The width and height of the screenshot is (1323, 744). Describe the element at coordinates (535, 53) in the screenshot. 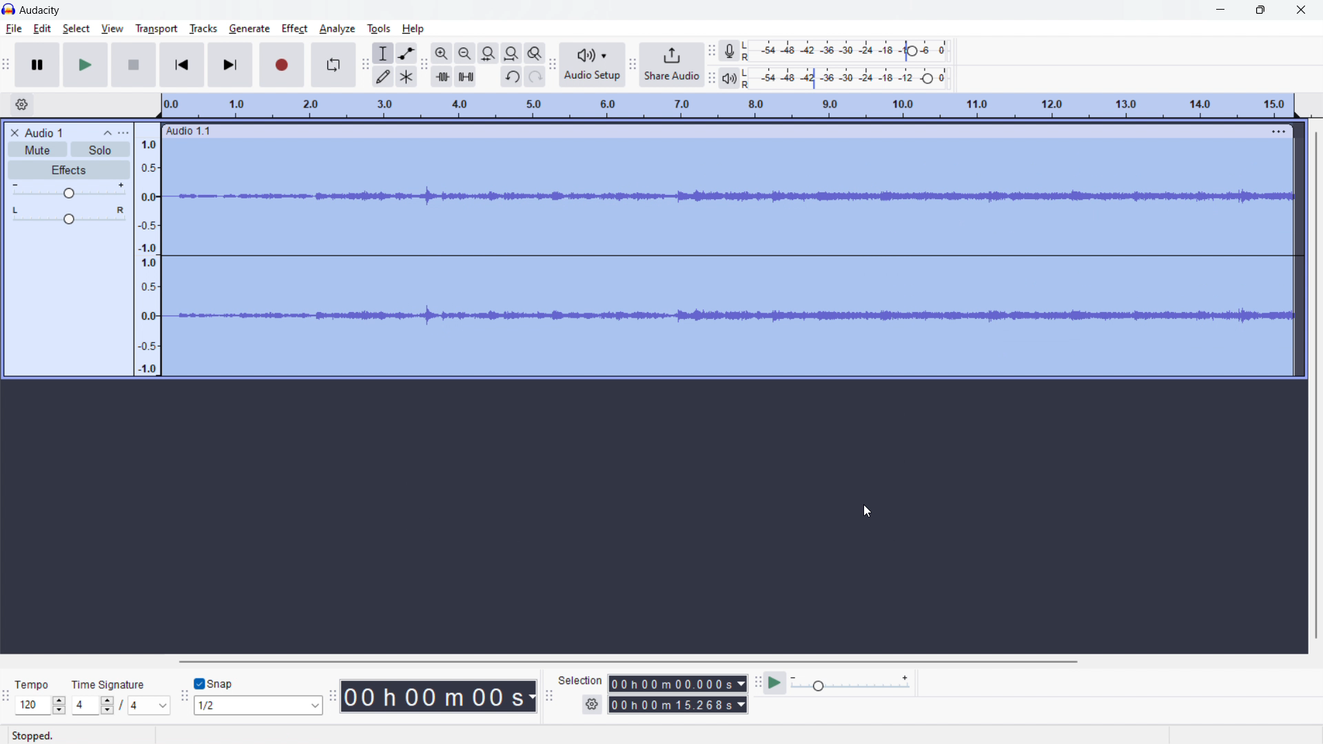

I see `toggle zoom` at that location.